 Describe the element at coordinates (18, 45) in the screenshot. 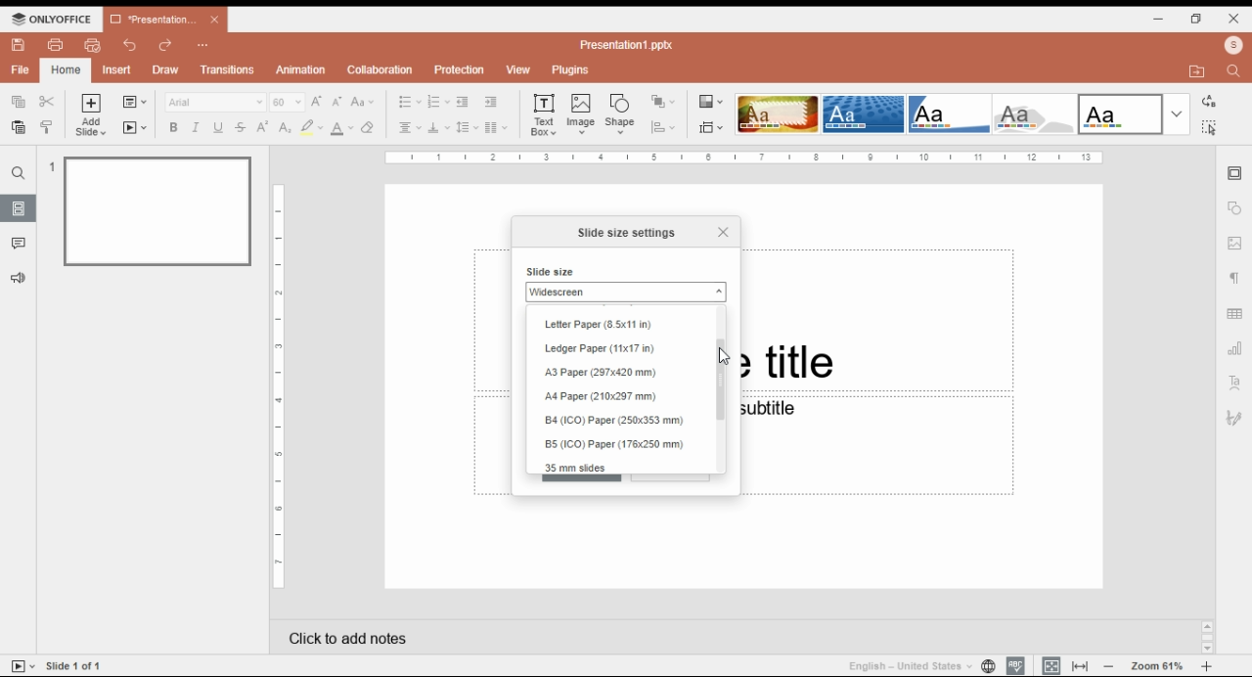

I see `save` at that location.